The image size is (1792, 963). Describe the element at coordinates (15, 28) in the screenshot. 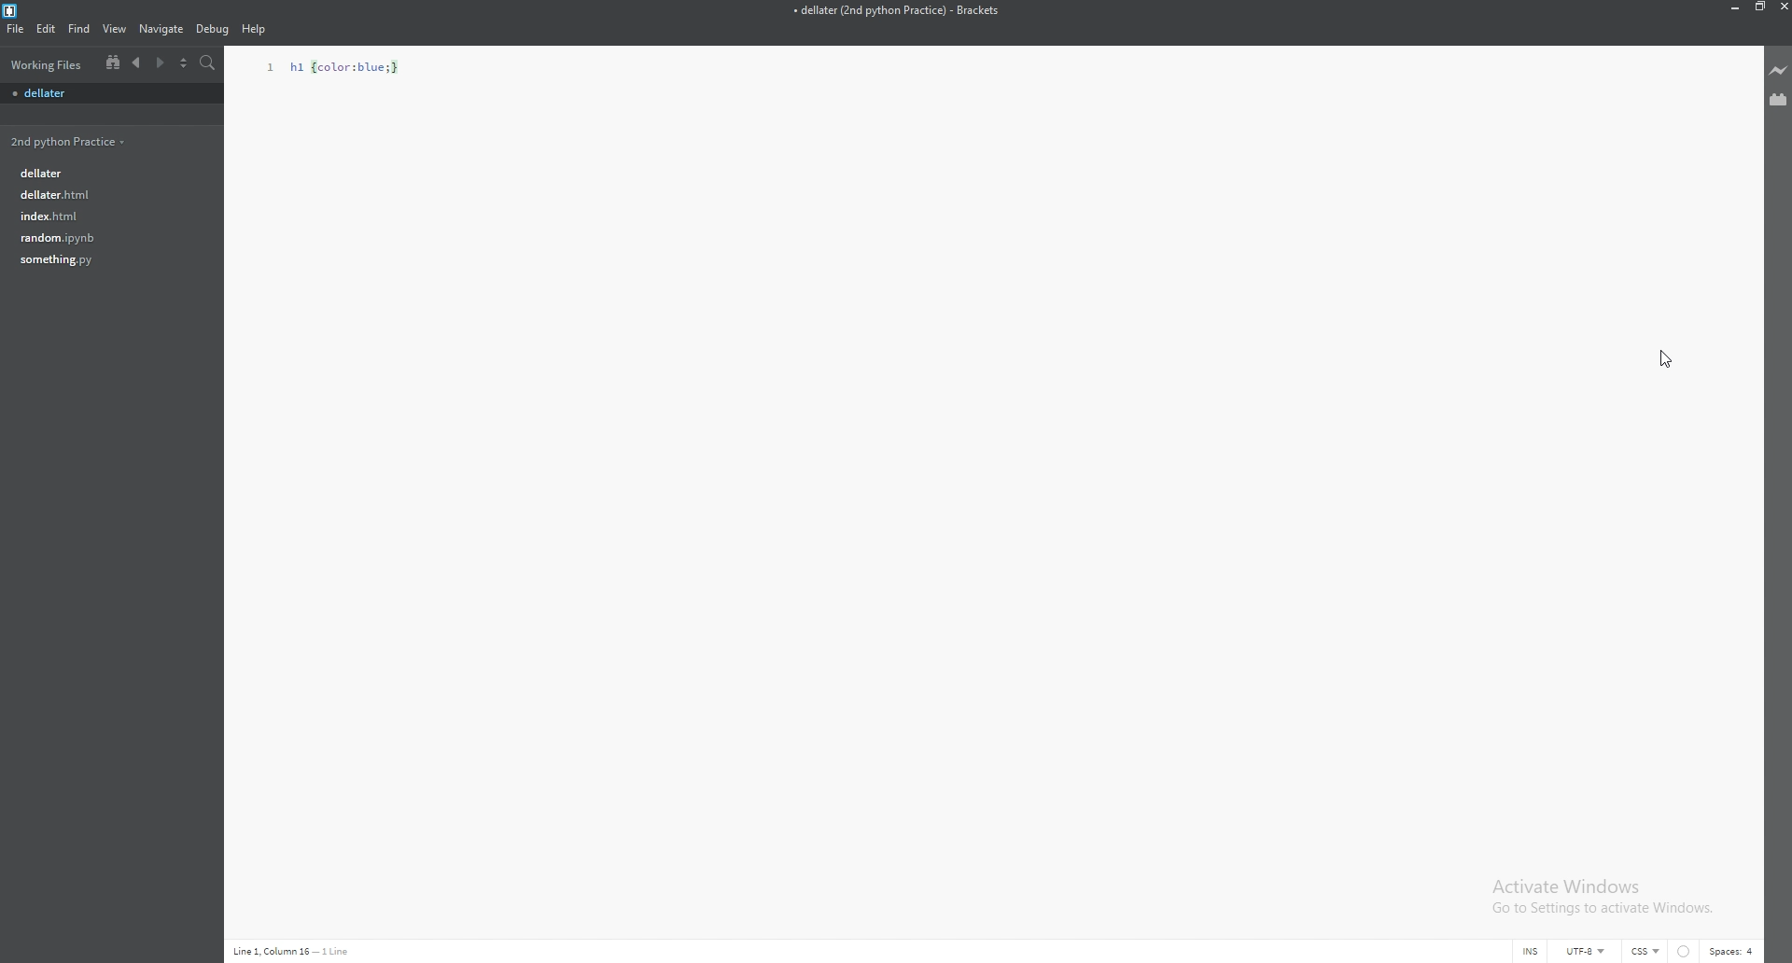

I see `file` at that location.